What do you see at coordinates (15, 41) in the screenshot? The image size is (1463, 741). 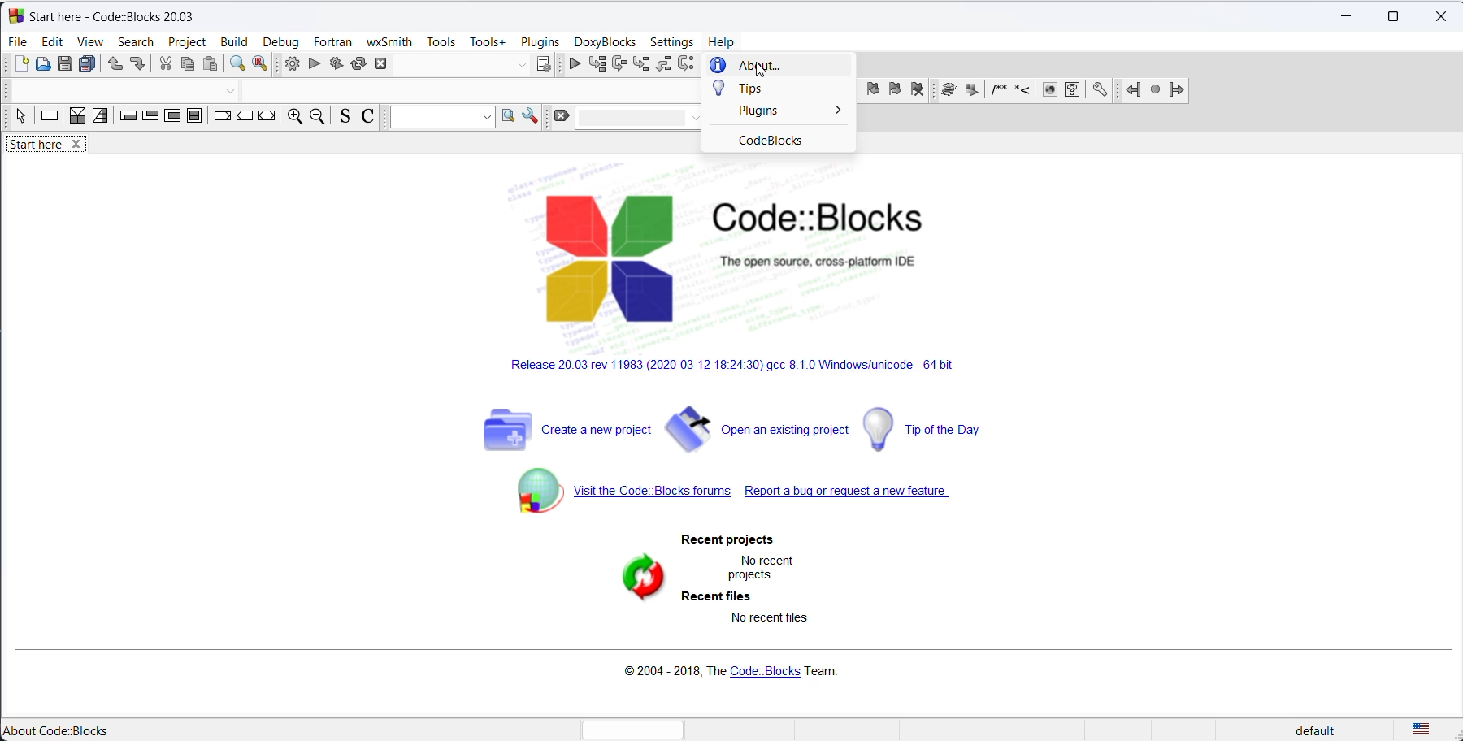 I see `file` at bounding box center [15, 41].